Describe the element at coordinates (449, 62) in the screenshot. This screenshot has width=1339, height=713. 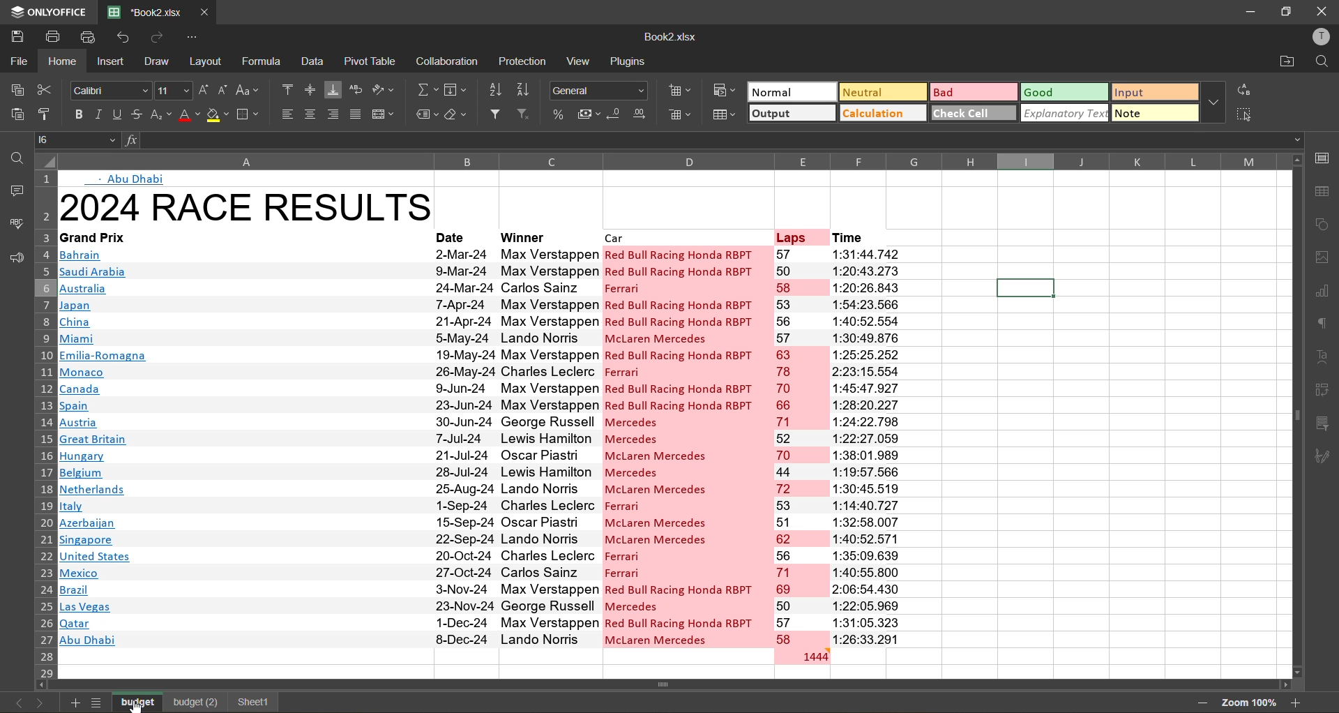
I see `collaboration` at that location.